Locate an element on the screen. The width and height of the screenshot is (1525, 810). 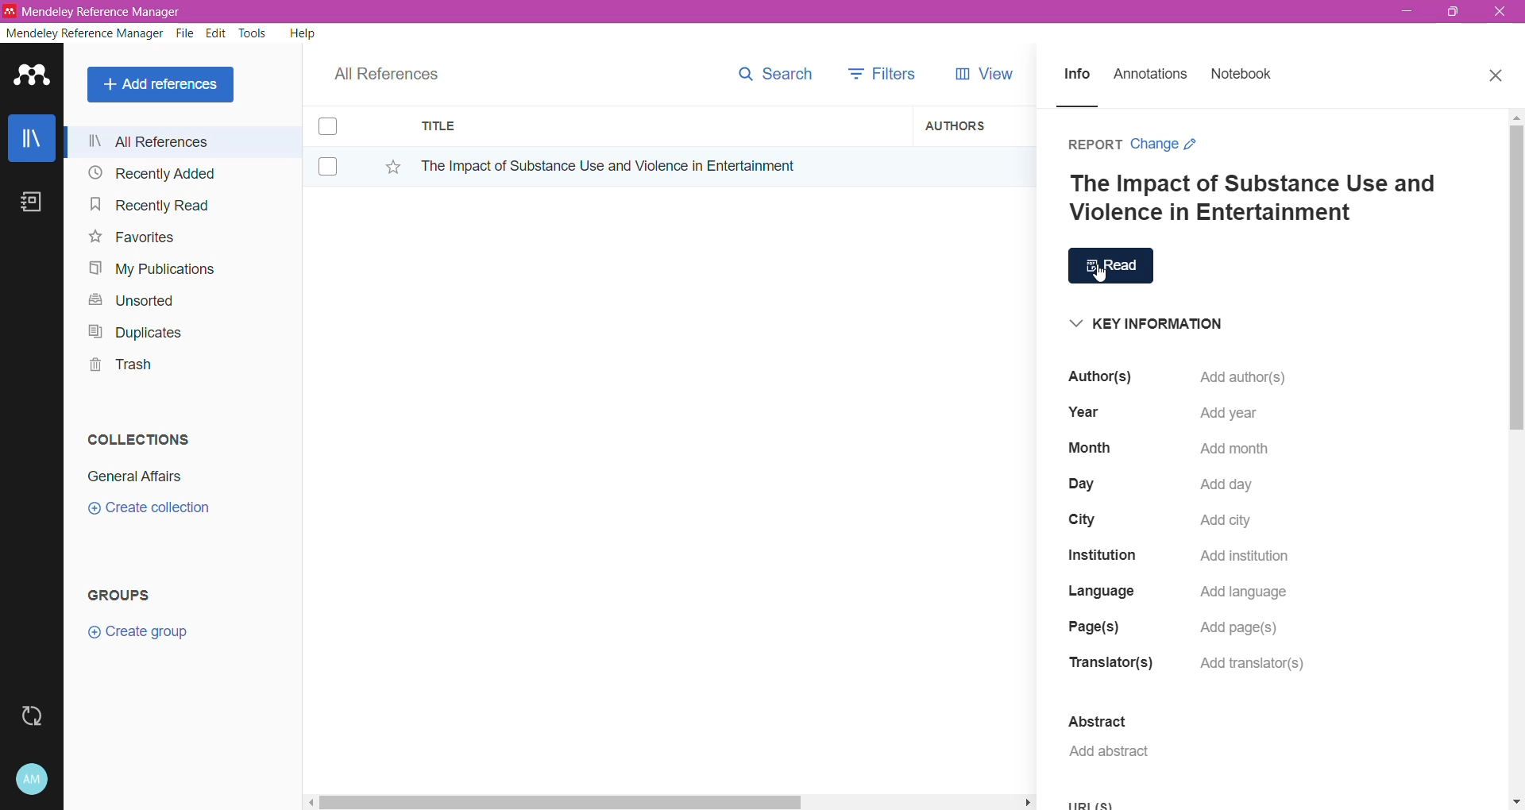
Add References is located at coordinates (160, 85).